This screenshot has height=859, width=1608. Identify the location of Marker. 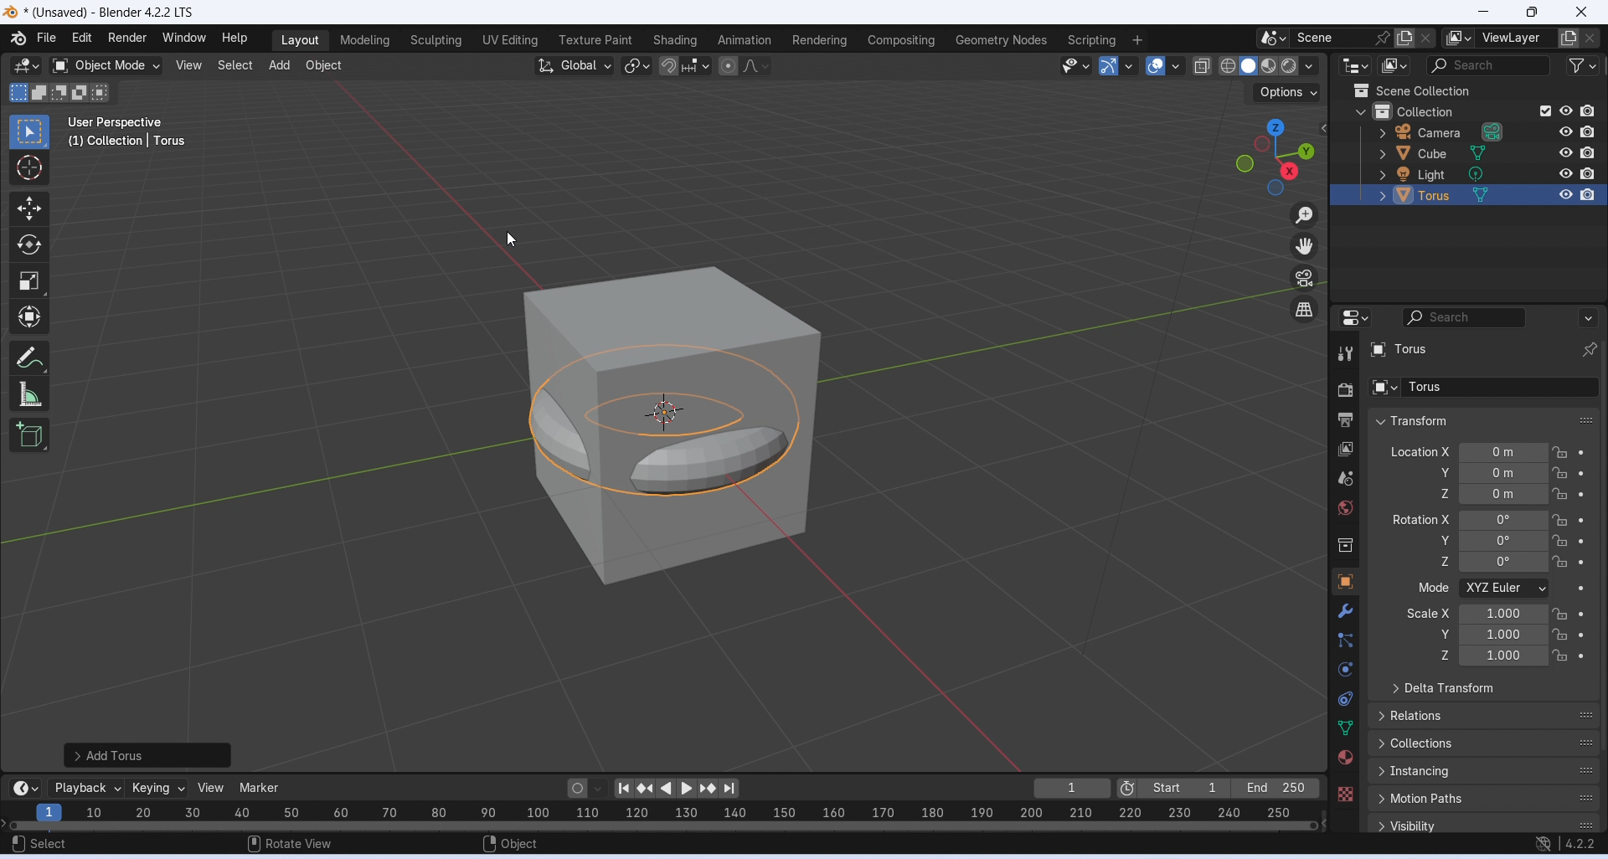
(260, 788).